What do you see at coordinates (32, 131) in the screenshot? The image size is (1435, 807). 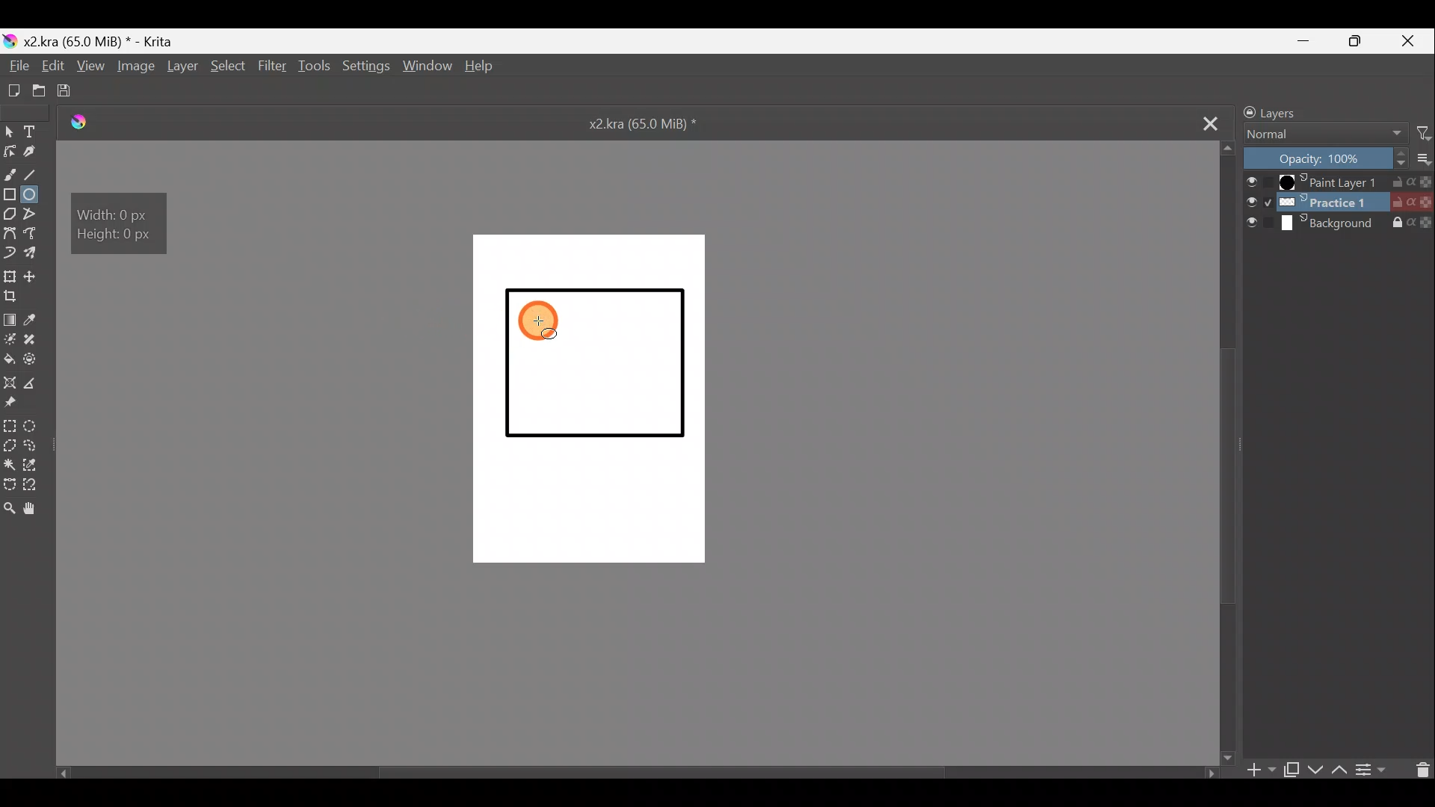 I see `Text tool` at bounding box center [32, 131].